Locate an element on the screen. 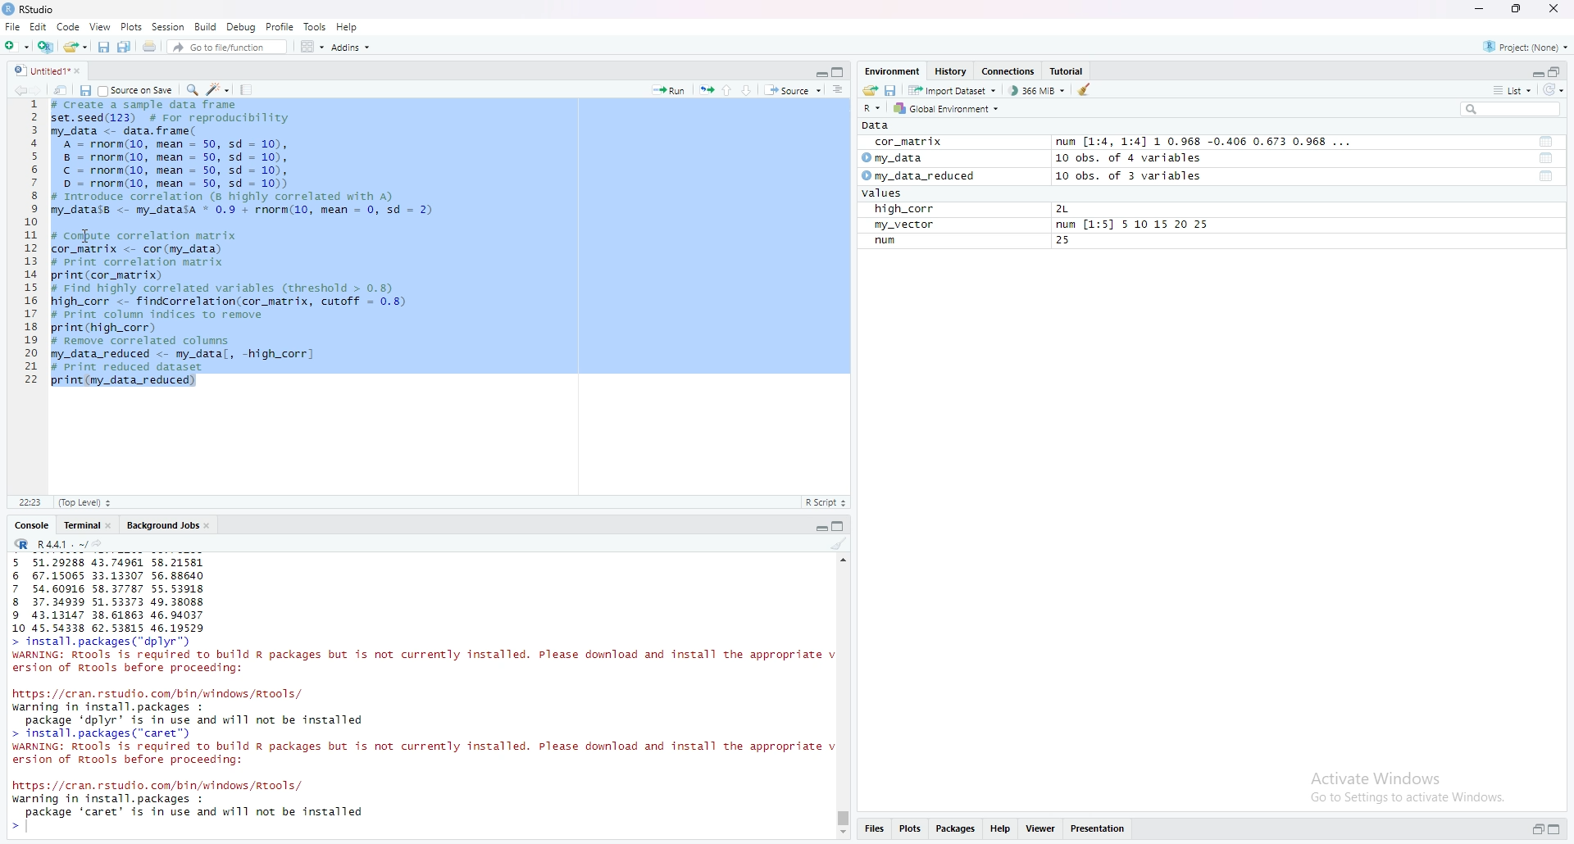  more is located at coordinates (839, 89).